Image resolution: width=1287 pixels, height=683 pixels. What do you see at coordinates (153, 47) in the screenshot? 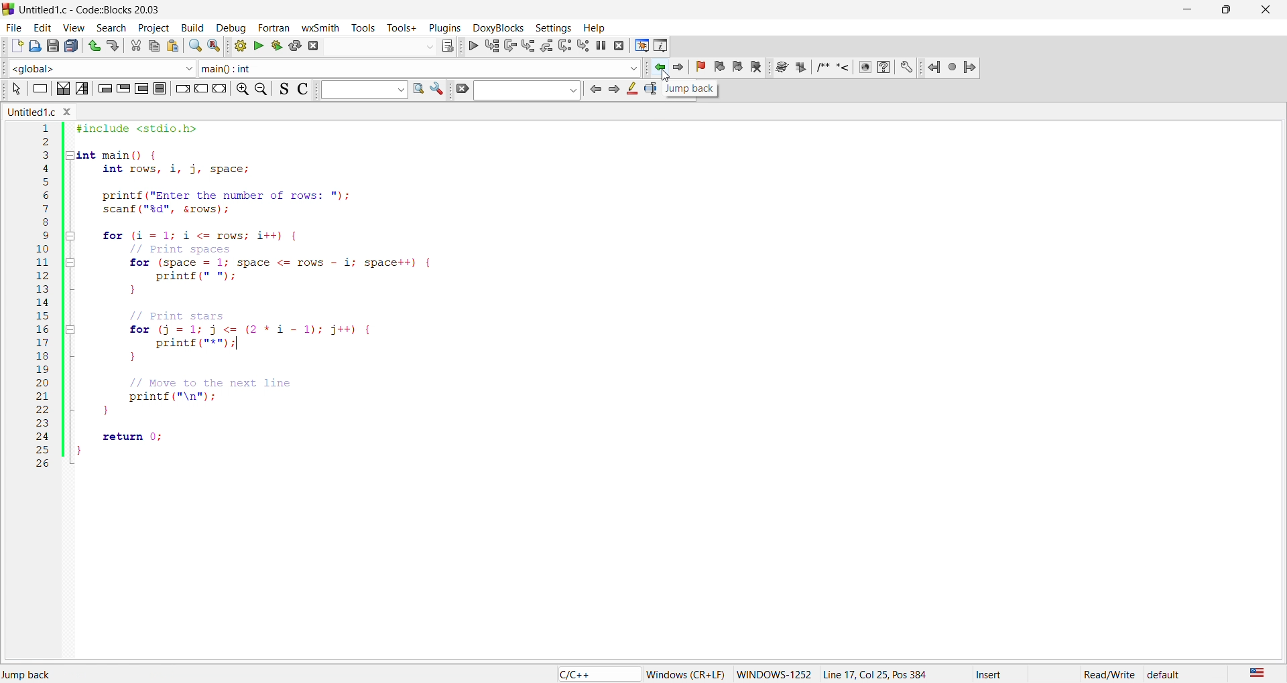
I see `copy` at bounding box center [153, 47].